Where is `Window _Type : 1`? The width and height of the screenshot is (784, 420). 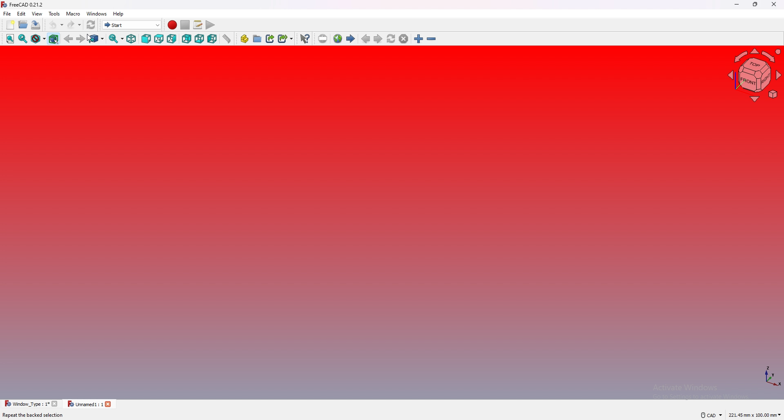
Window _Type : 1 is located at coordinates (27, 403).